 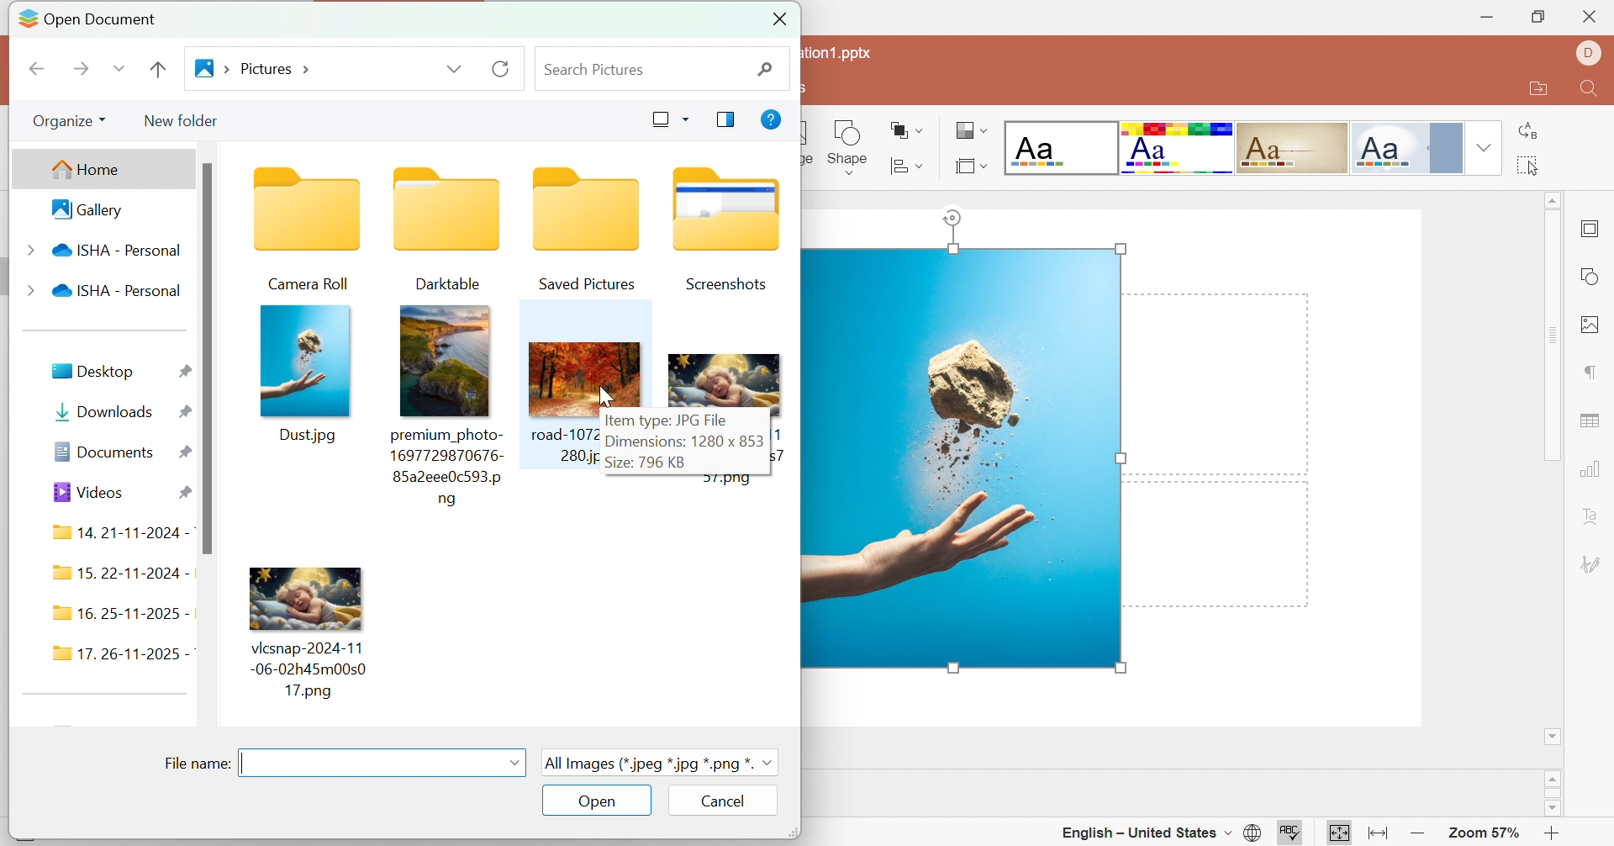 I want to click on scroll down, so click(x=1552, y=810).